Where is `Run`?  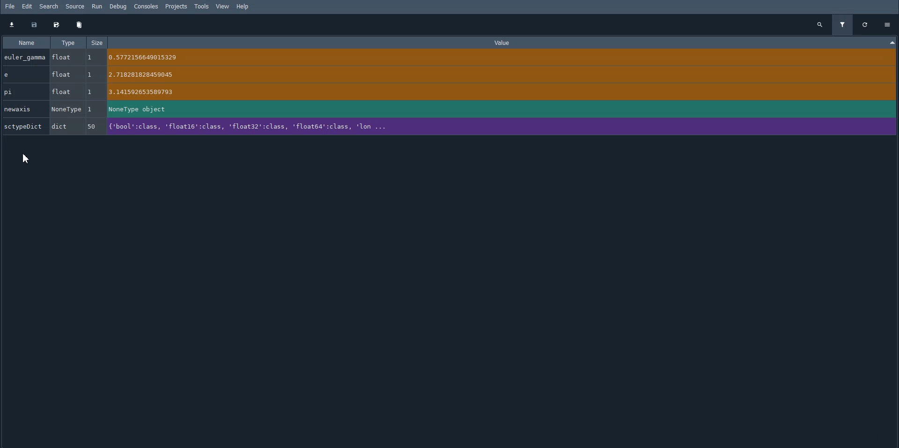
Run is located at coordinates (97, 6).